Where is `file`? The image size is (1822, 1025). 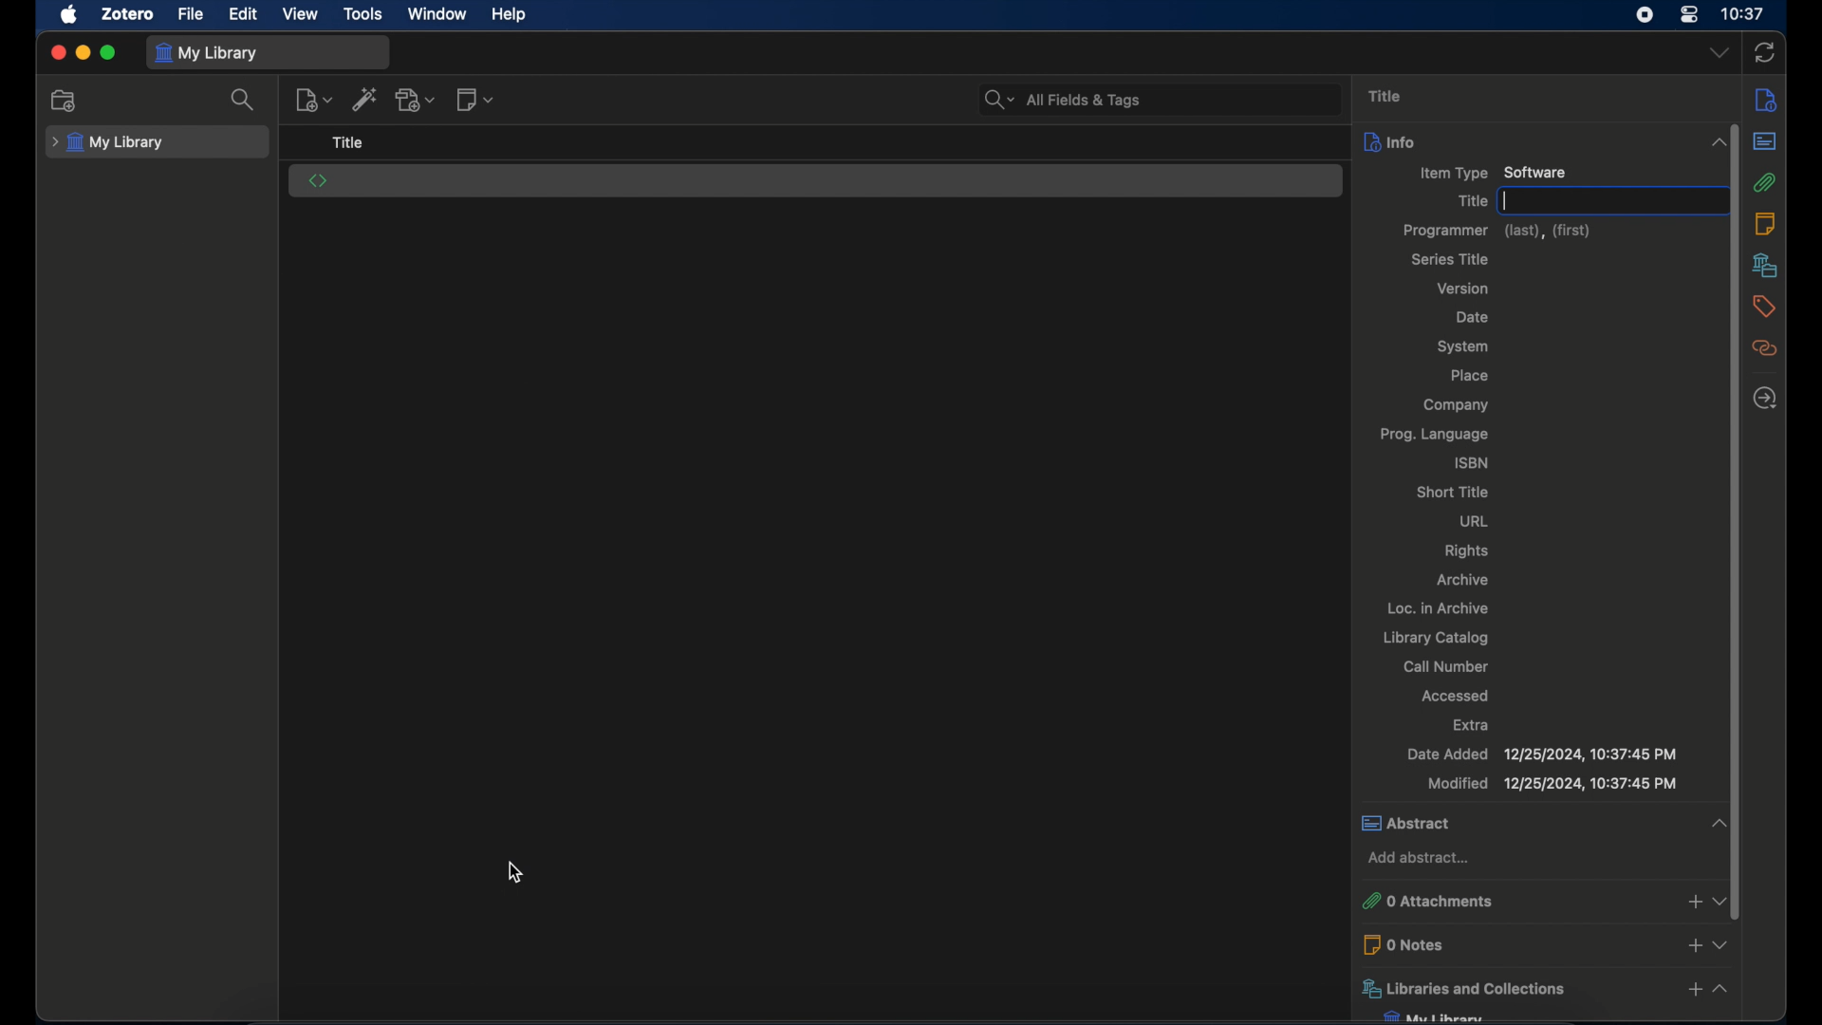
file is located at coordinates (192, 15).